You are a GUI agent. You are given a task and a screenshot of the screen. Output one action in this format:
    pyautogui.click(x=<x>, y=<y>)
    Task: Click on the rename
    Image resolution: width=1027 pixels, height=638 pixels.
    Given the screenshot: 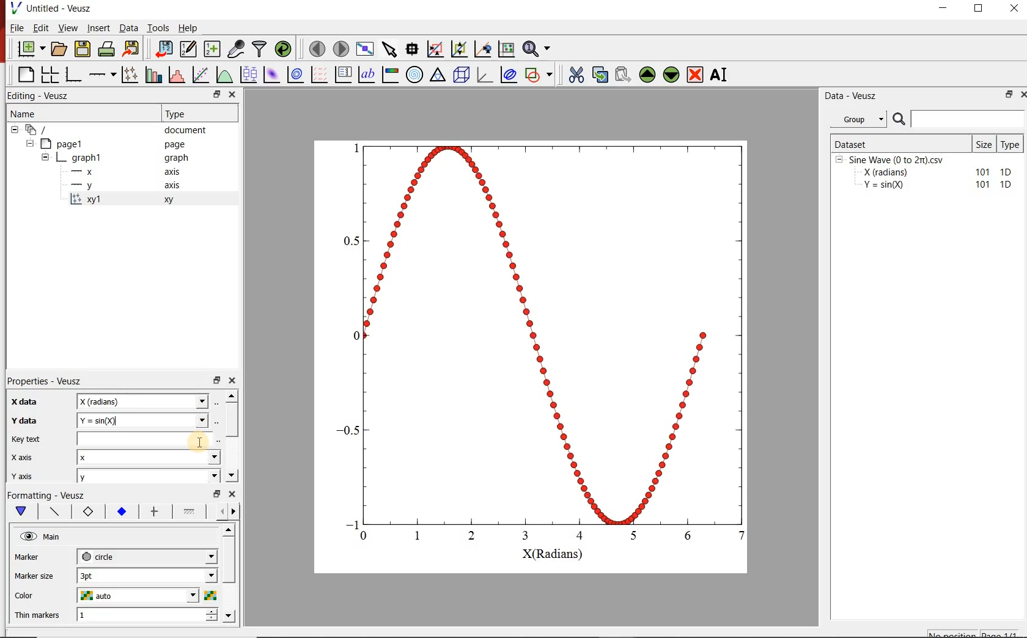 What is the action you would take?
    pyautogui.click(x=721, y=76)
    